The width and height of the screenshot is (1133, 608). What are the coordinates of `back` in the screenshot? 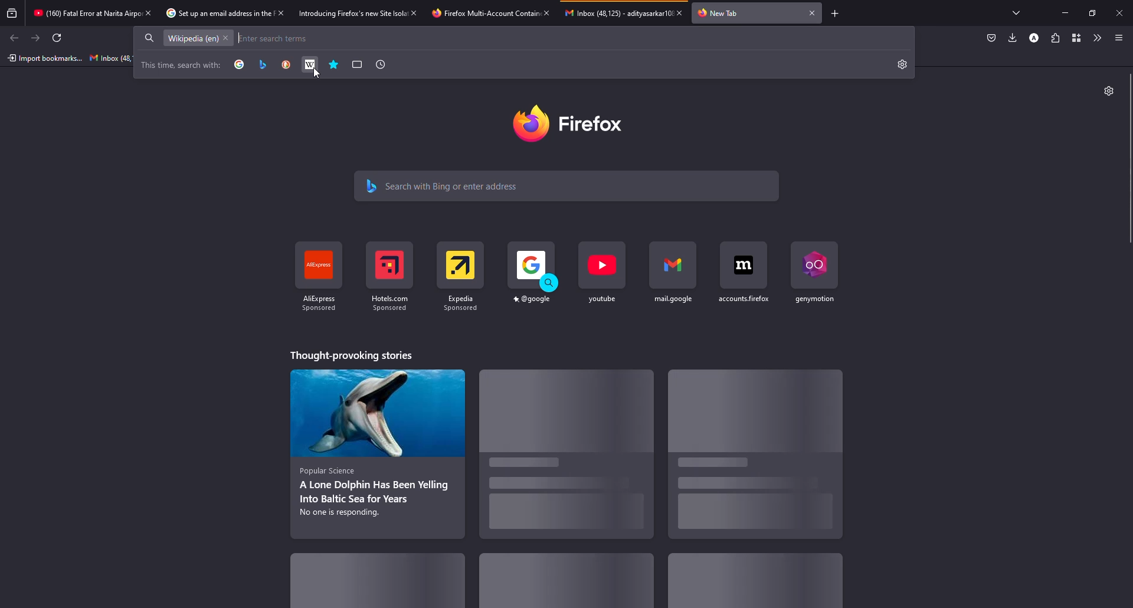 It's located at (15, 38).